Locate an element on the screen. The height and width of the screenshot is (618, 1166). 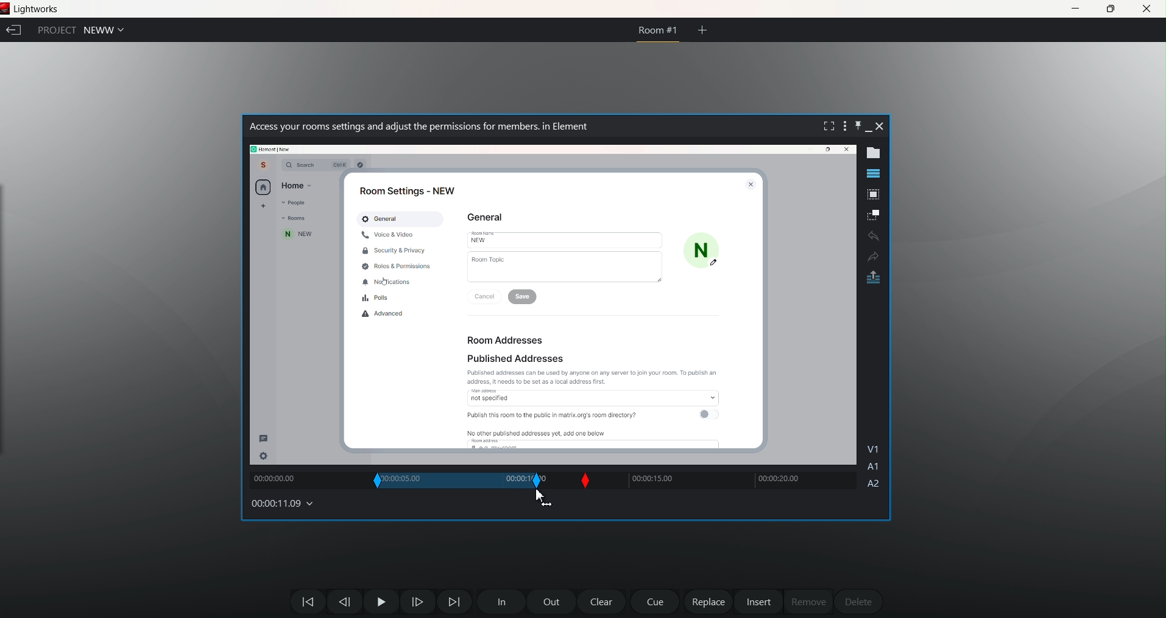
Publish this room to the public in matrix.org's room directory? is located at coordinates (553, 414).